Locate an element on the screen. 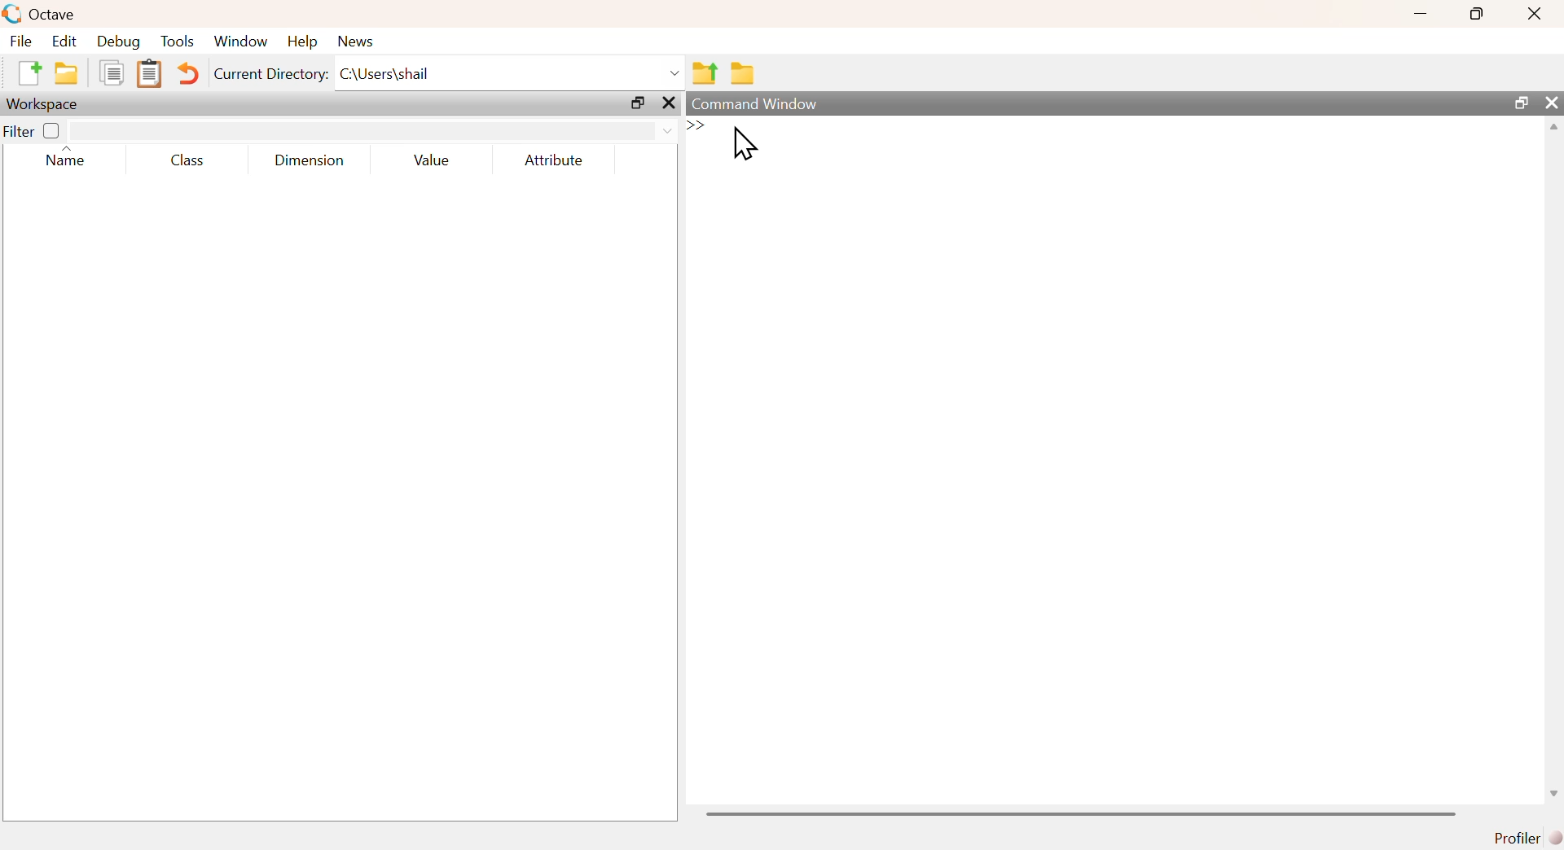  maximize is located at coordinates (1518, 102).